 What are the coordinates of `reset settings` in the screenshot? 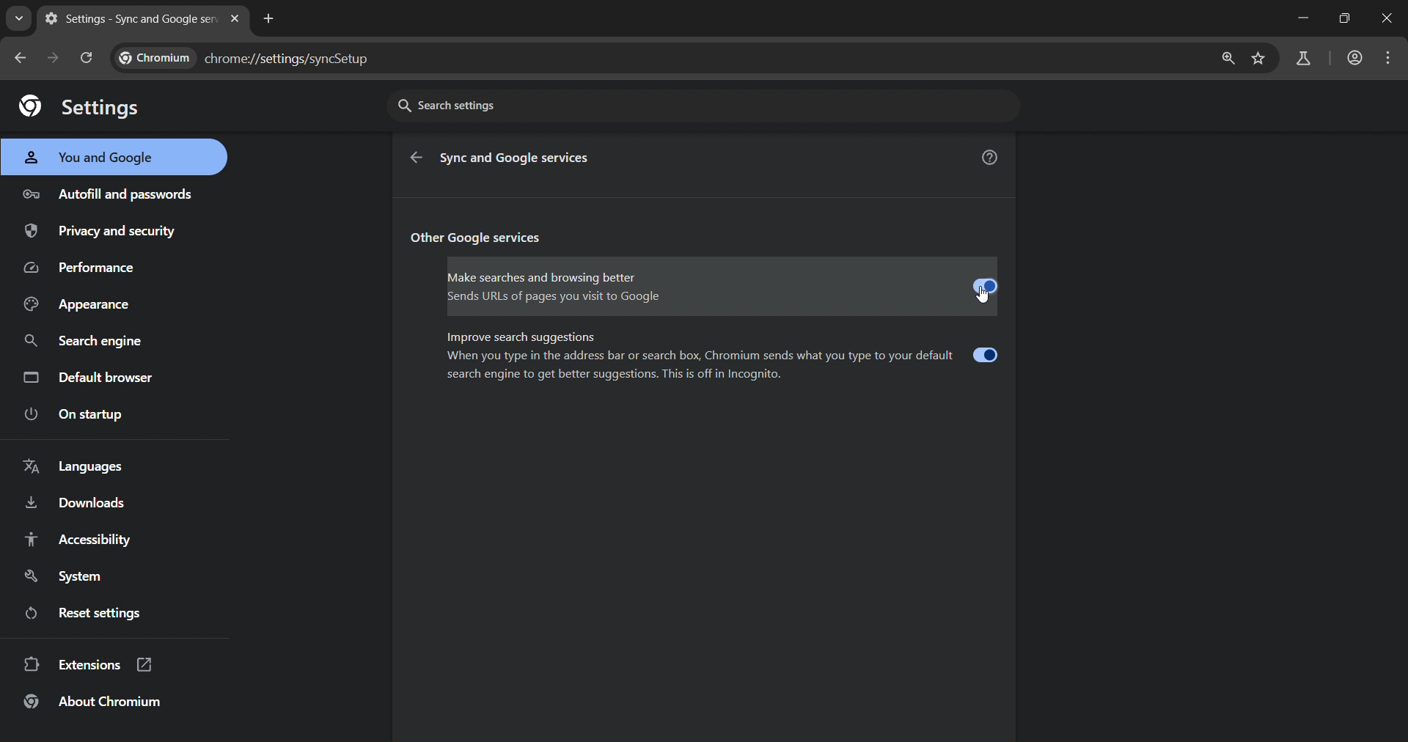 It's located at (100, 613).